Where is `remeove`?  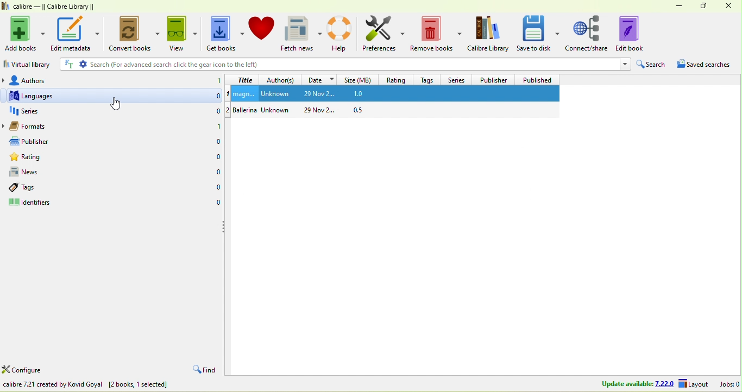 remeove is located at coordinates (436, 34).